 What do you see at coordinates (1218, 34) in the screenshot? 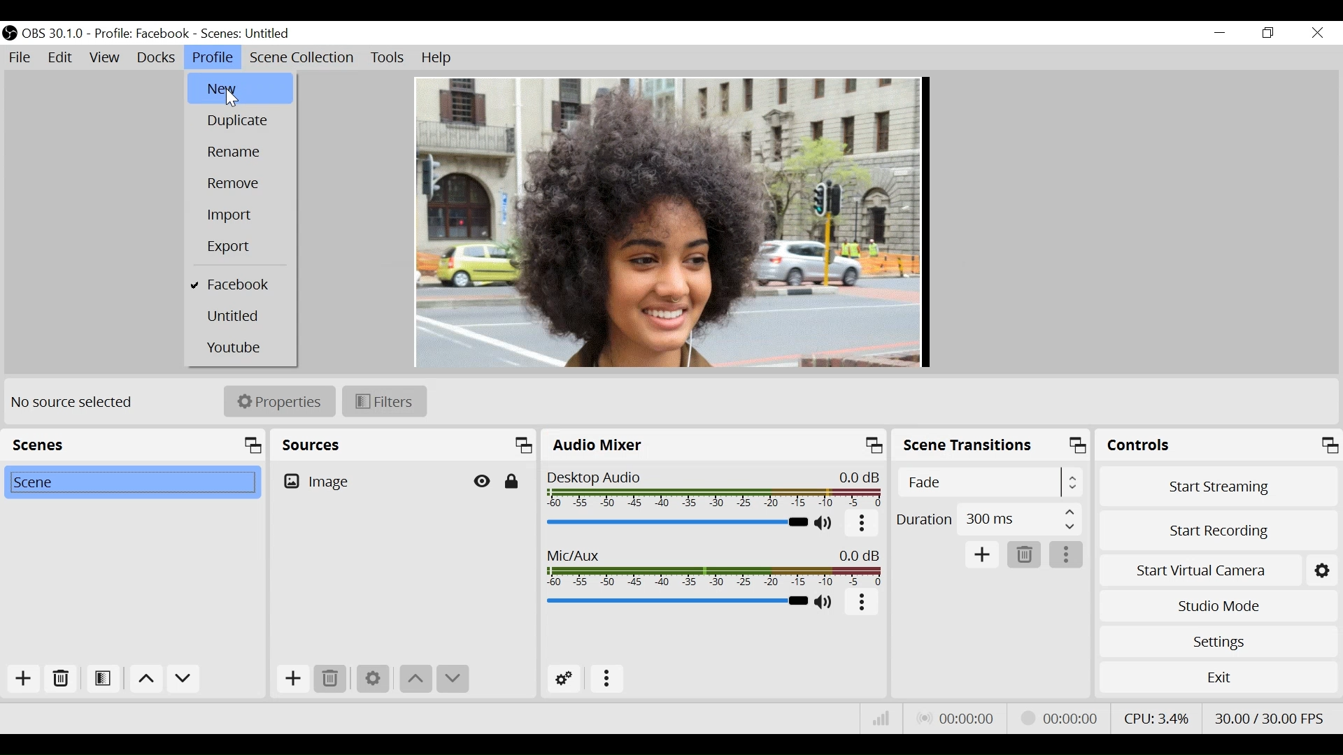
I see `minimize` at bounding box center [1218, 34].